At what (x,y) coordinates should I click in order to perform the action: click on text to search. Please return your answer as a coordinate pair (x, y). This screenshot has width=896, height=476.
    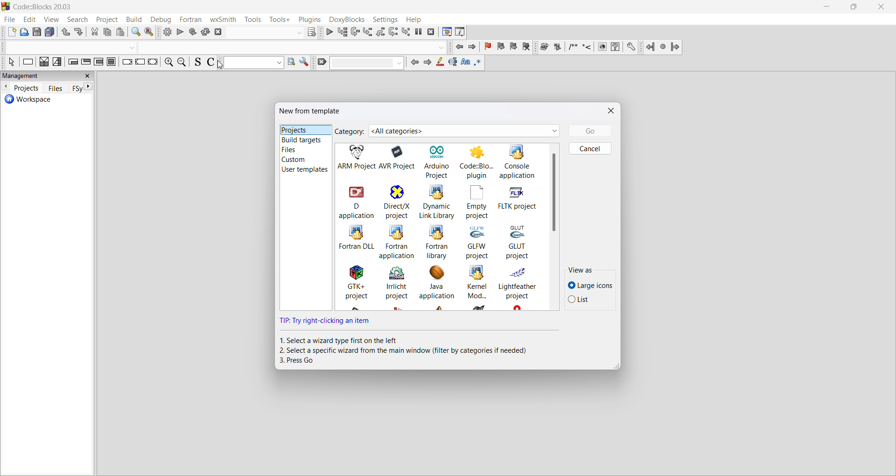
    Looking at the image, I should click on (252, 63).